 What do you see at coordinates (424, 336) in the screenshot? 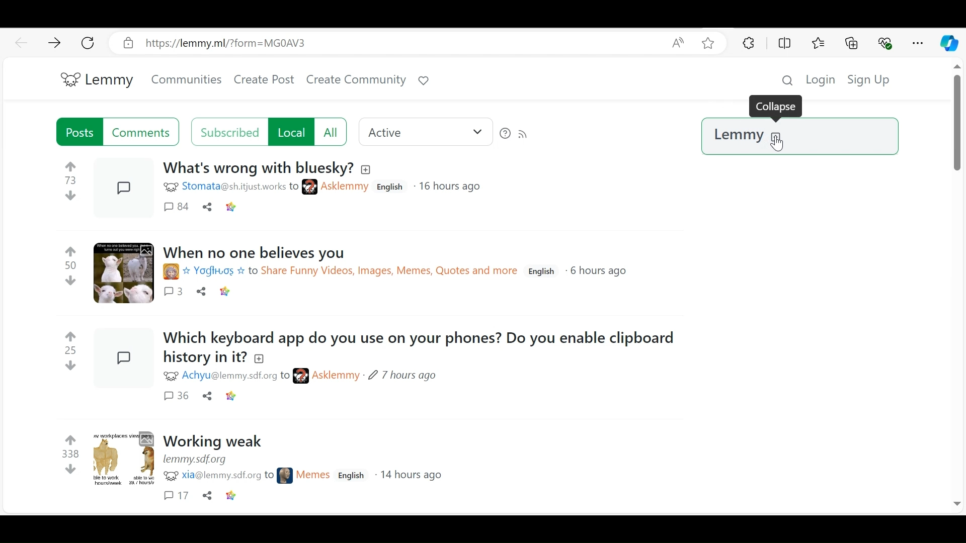
I see `Title` at bounding box center [424, 336].